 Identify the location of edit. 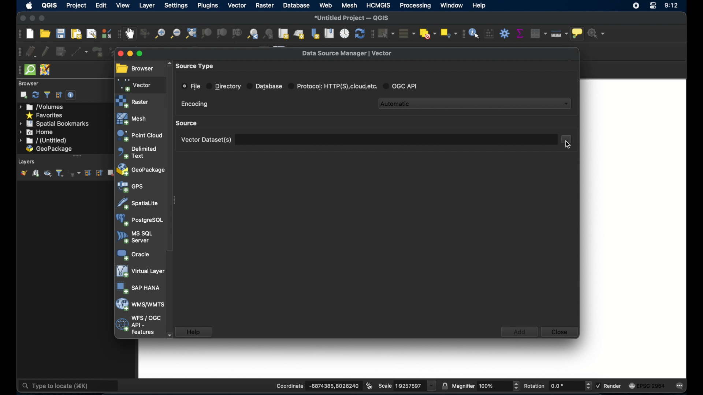
(101, 5).